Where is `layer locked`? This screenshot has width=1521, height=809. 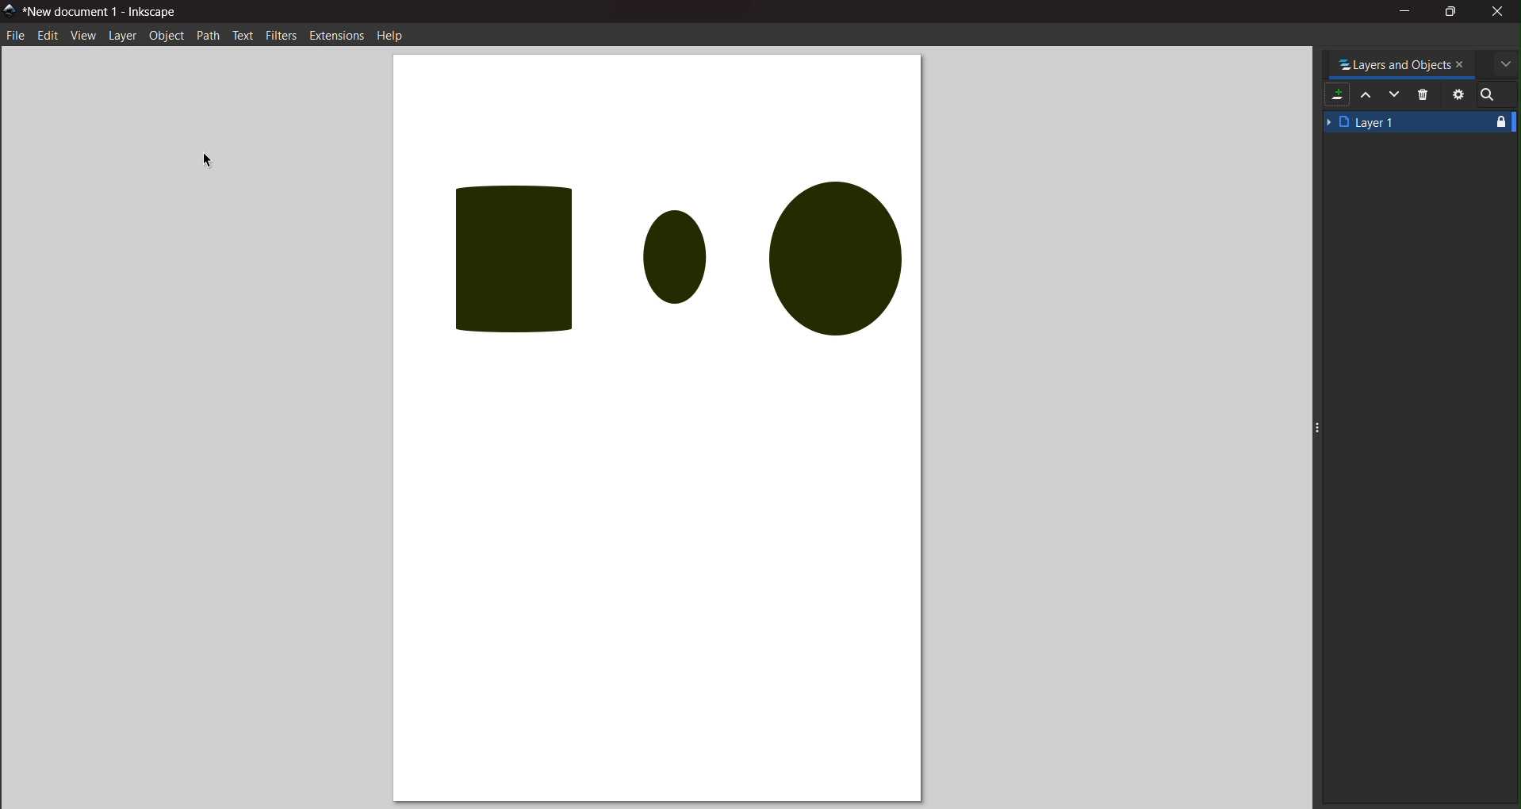
layer locked is located at coordinates (1502, 125).